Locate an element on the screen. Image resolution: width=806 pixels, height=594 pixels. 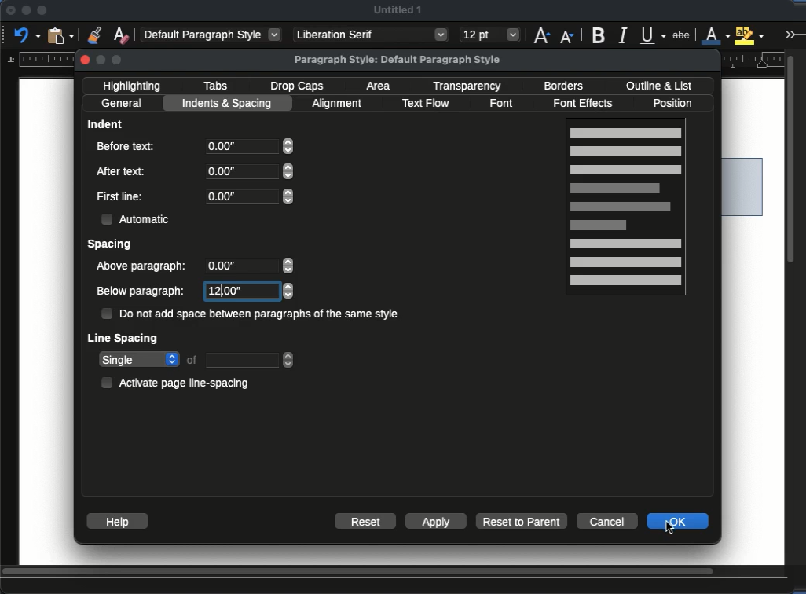
reset is located at coordinates (366, 520).